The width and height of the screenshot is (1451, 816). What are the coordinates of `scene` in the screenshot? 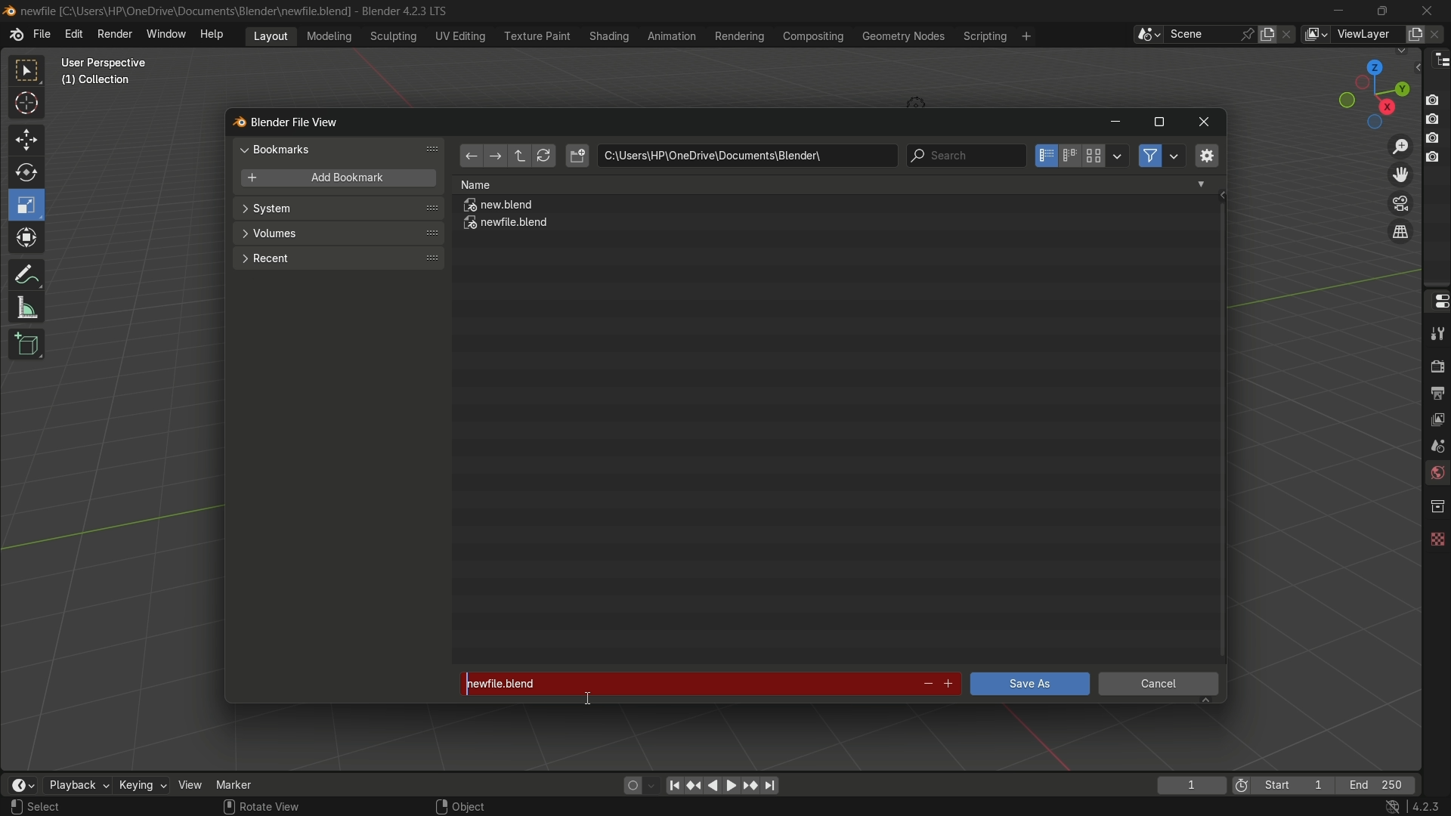 It's located at (1434, 445).